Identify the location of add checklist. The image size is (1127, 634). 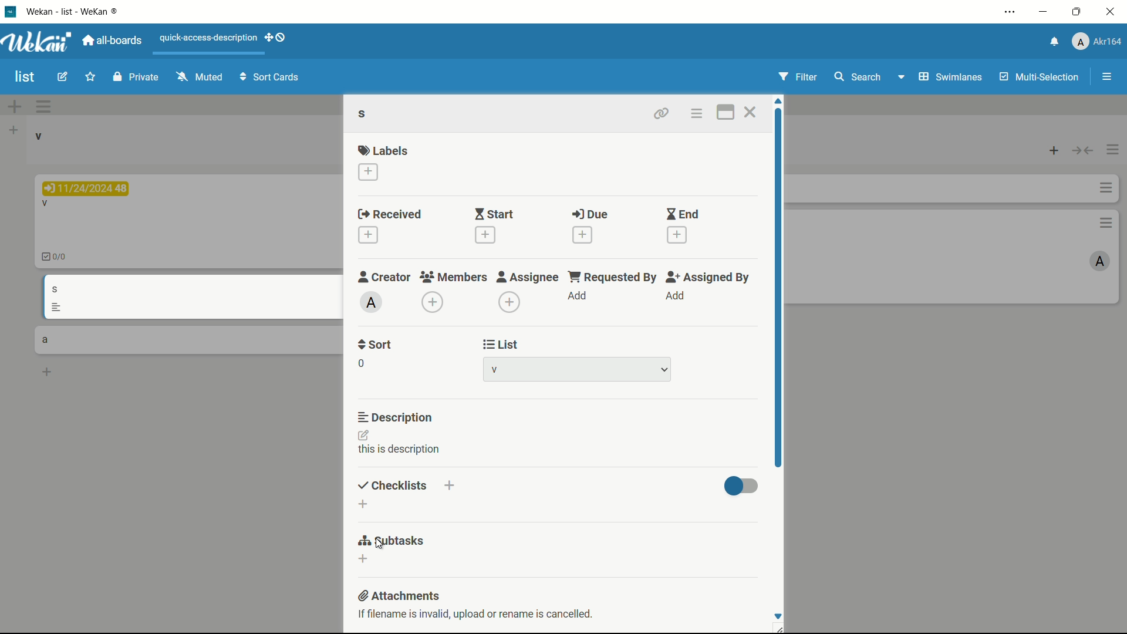
(448, 486).